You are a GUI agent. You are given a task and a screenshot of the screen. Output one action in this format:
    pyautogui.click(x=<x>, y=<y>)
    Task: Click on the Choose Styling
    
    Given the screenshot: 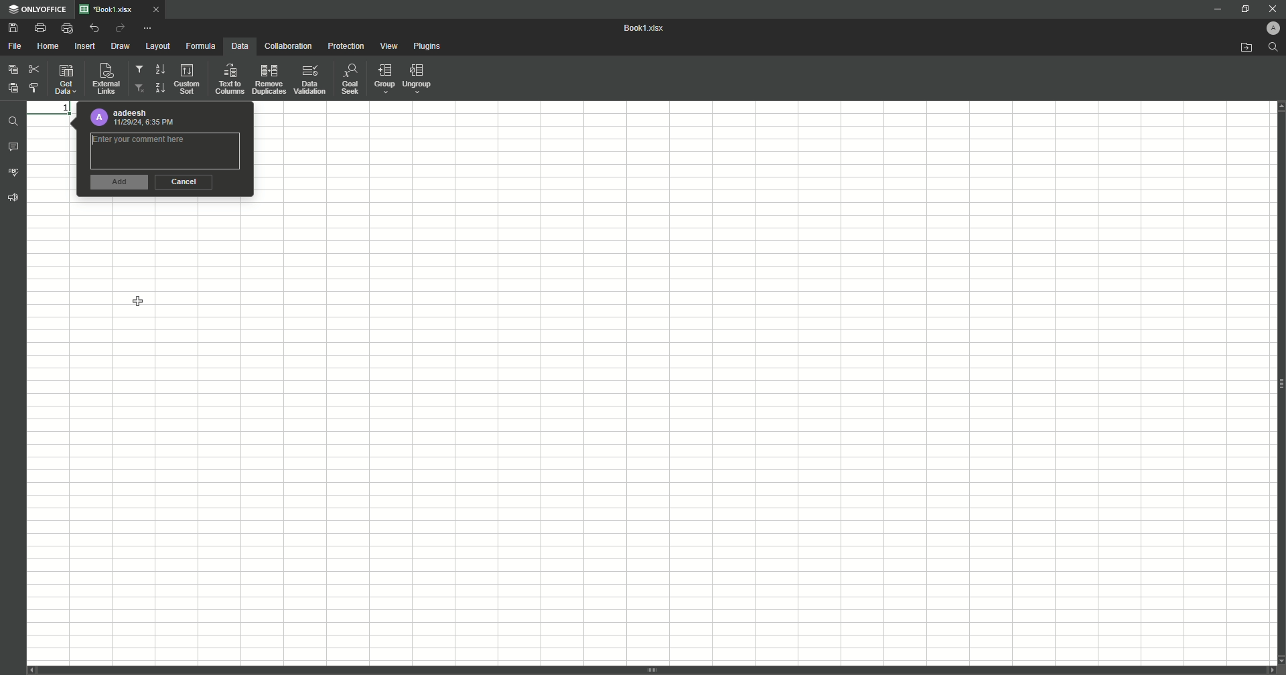 What is the action you would take?
    pyautogui.click(x=37, y=87)
    